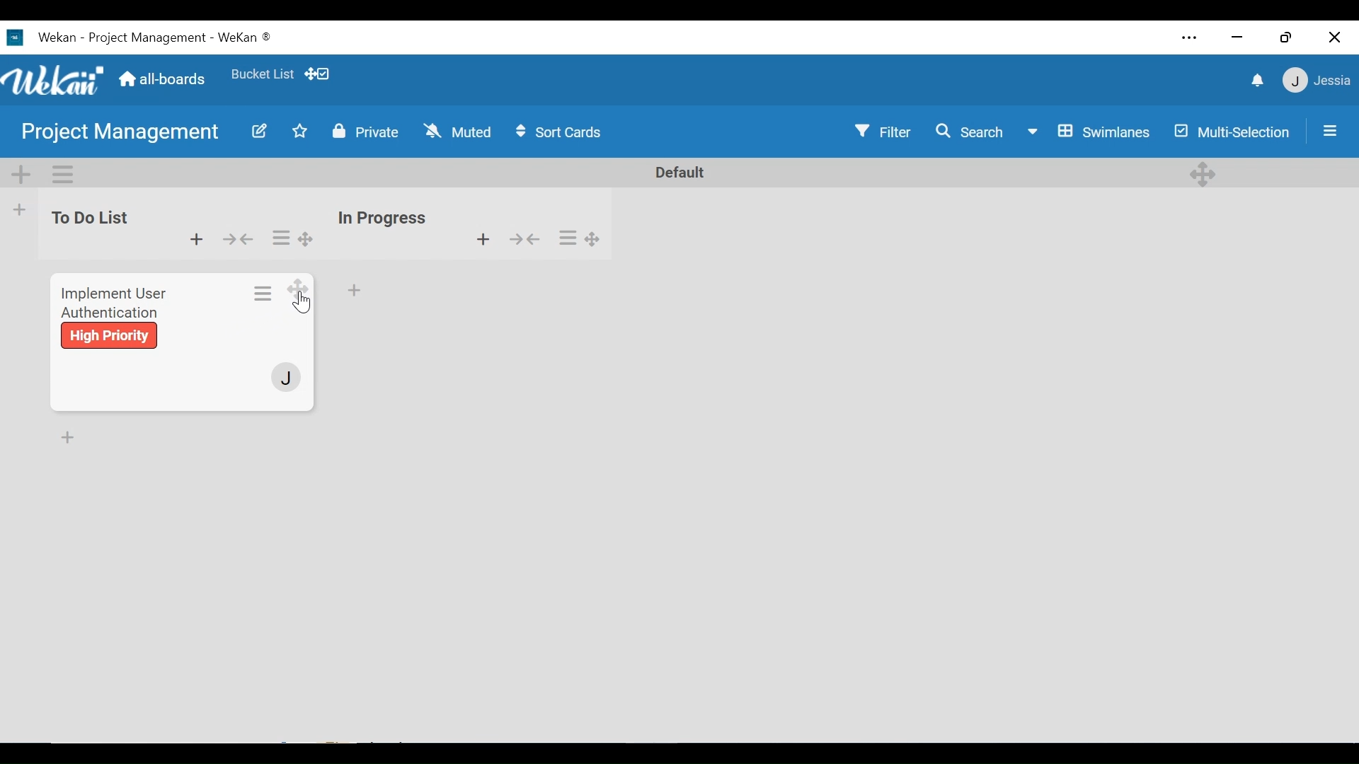 The height and width of the screenshot is (764, 1359). What do you see at coordinates (14, 37) in the screenshot?
I see `wekan logo` at bounding box center [14, 37].